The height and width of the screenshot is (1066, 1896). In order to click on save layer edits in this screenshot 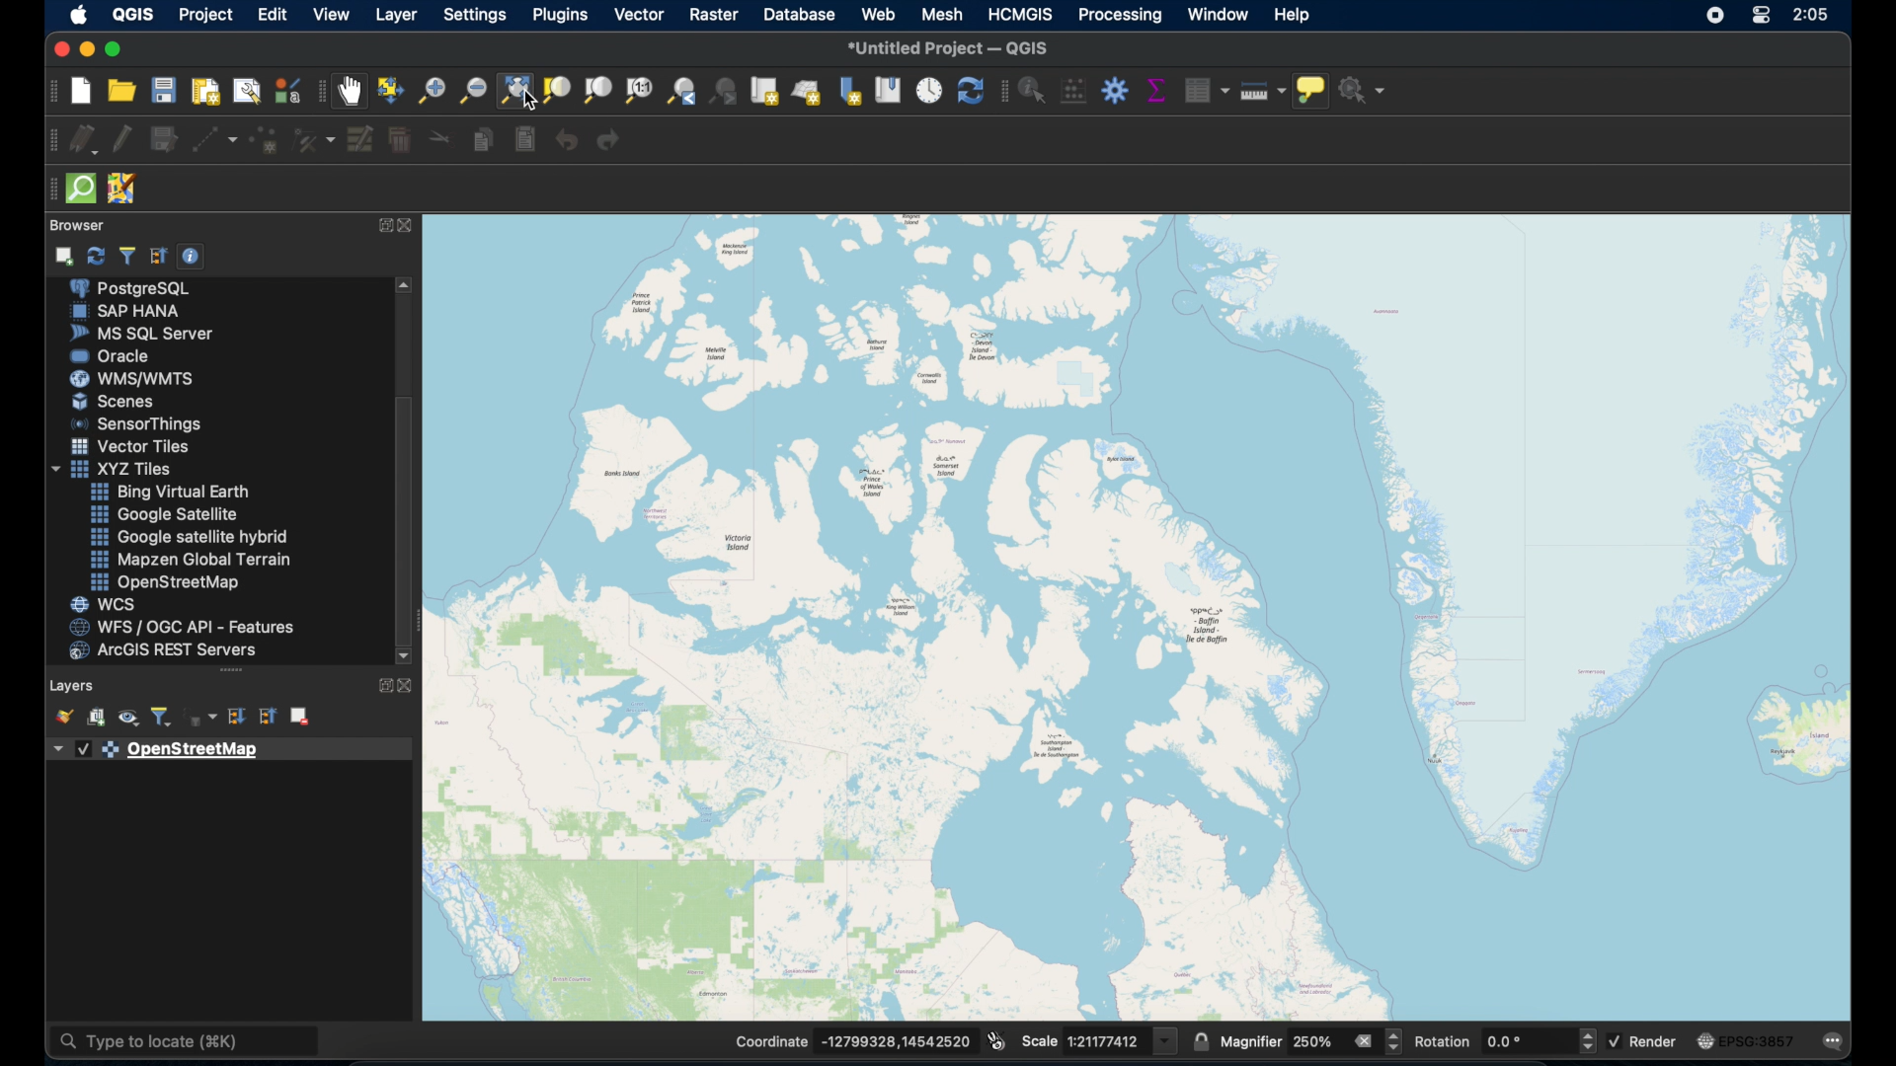, I will do `click(164, 140)`.